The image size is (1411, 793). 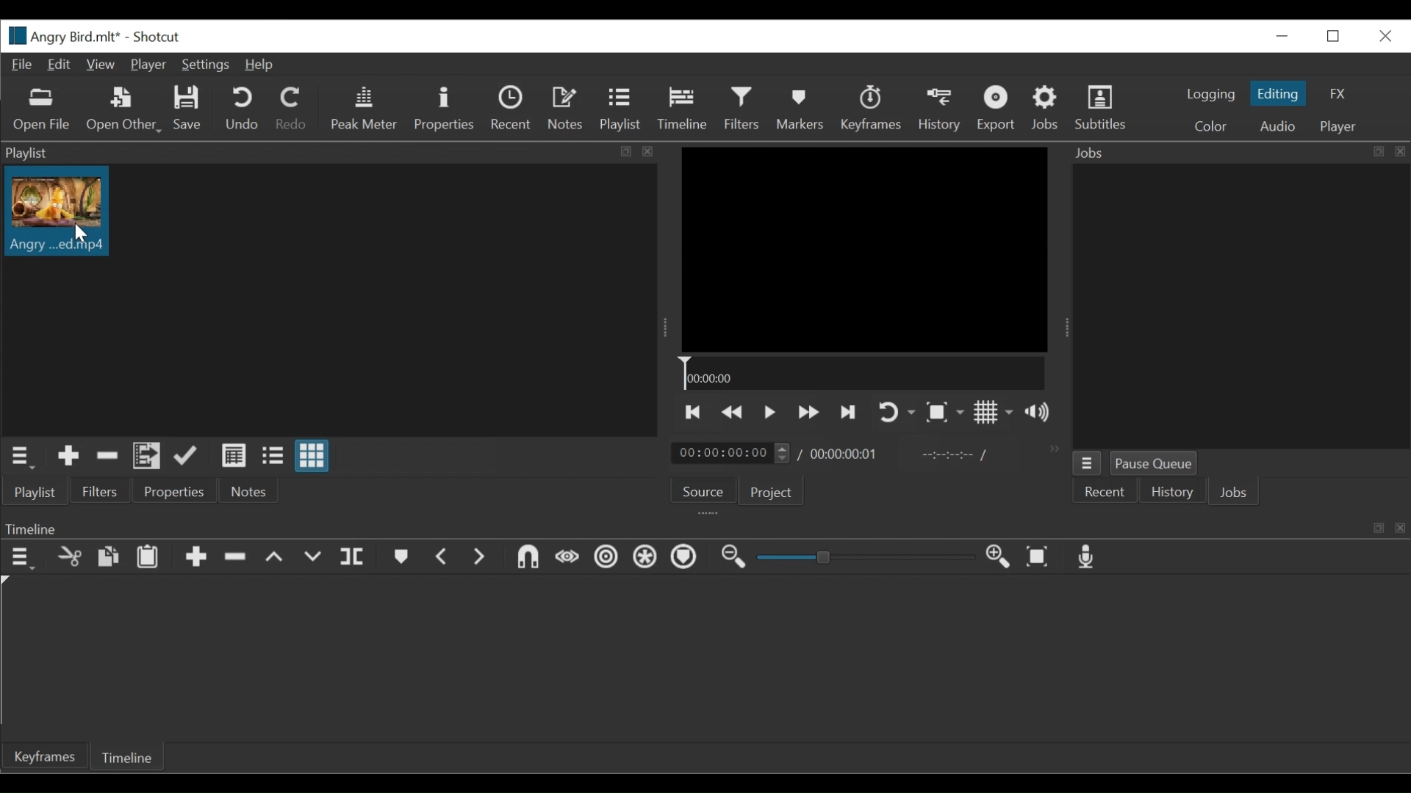 I want to click on bookmark, so click(x=401, y=559).